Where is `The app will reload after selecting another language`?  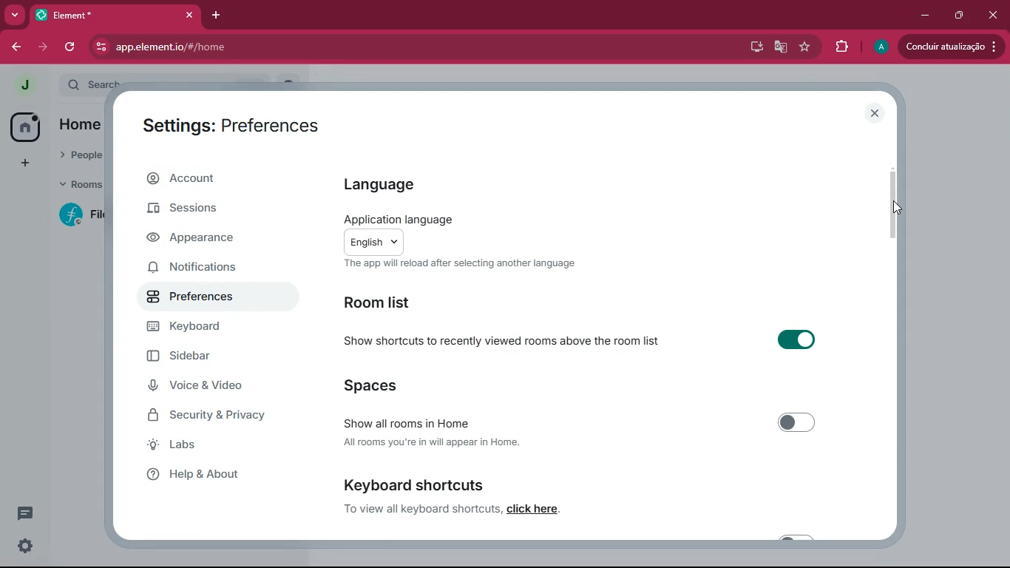 The app will reload after selecting another language is located at coordinates (464, 266).